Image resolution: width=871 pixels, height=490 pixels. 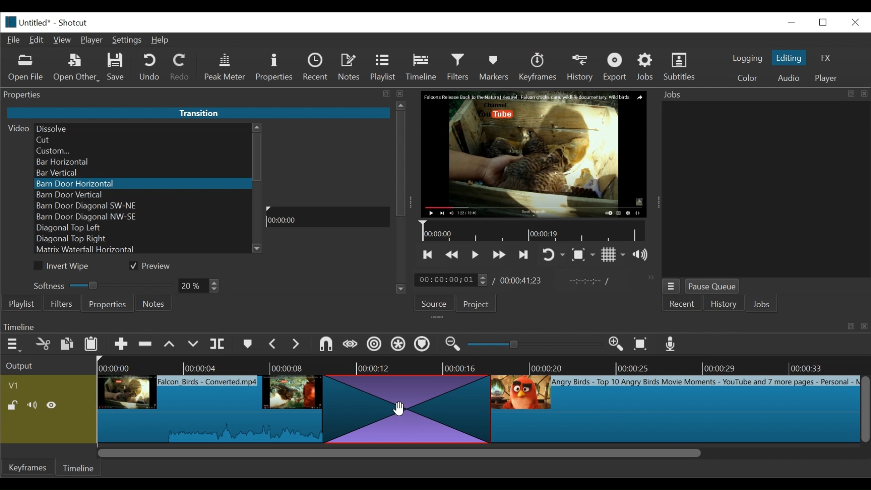 I want to click on Clip, so click(x=675, y=409).